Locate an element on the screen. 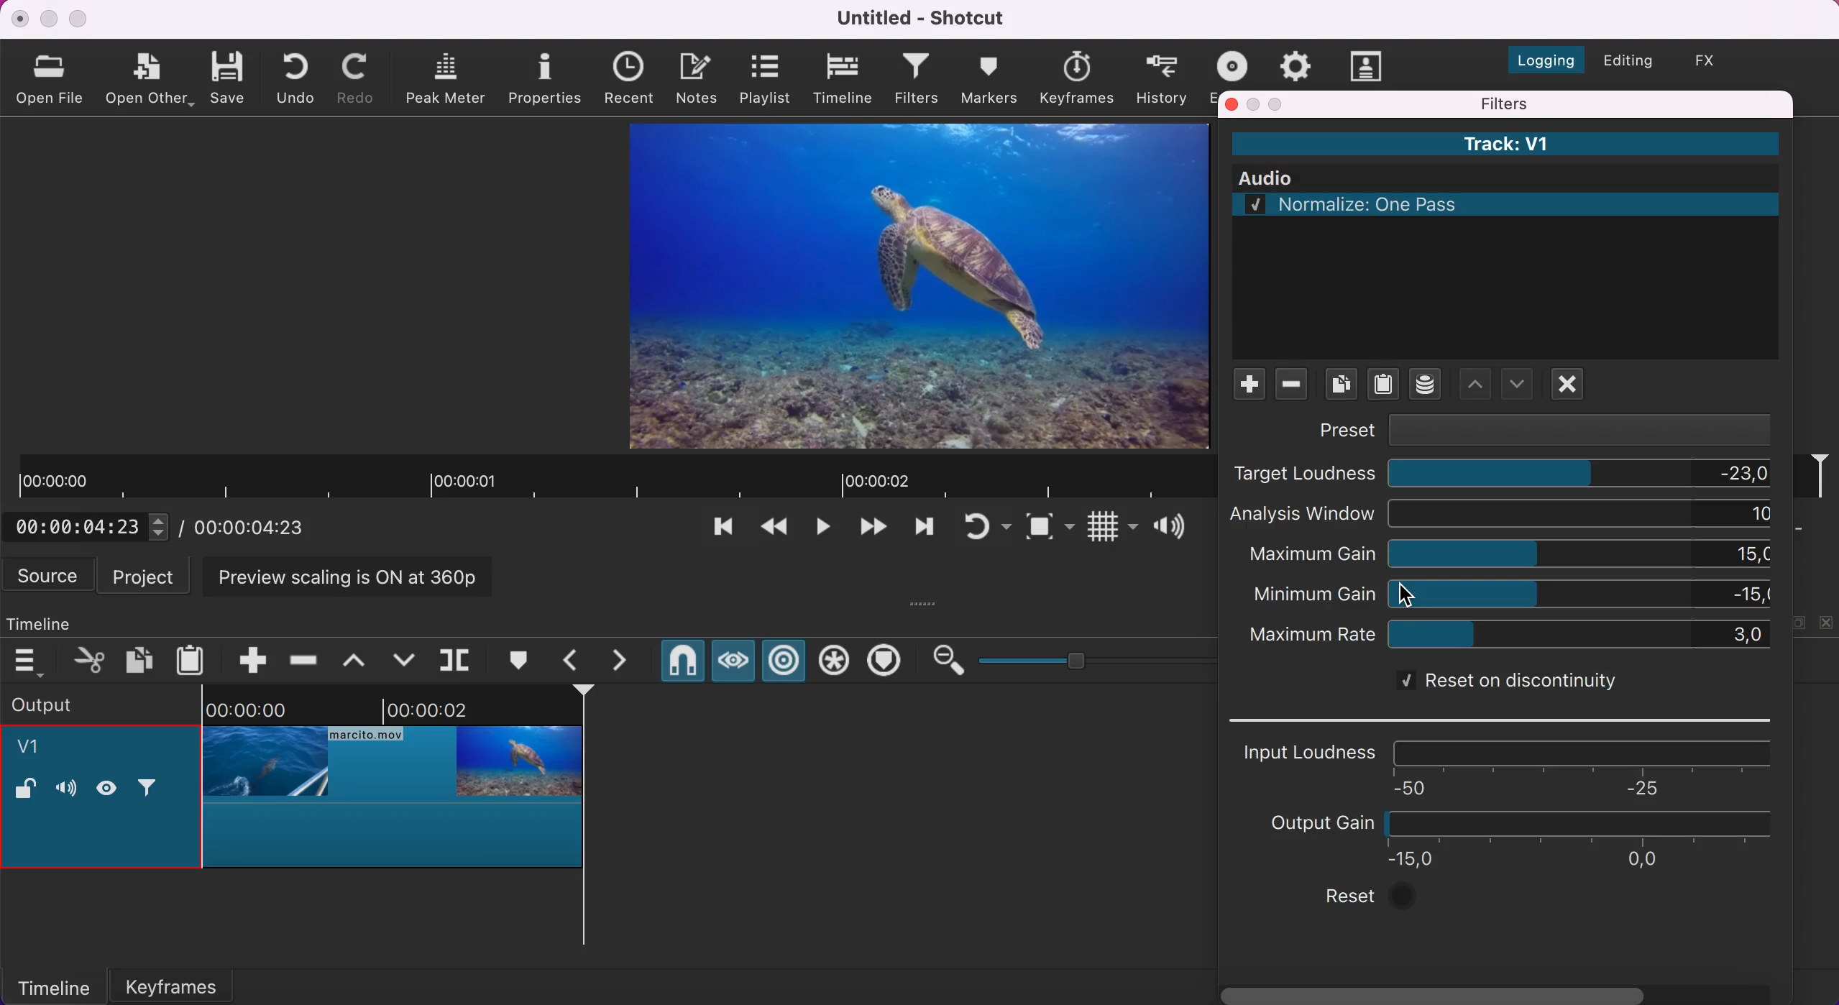  paste filters is located at coordinates (1382, 388).